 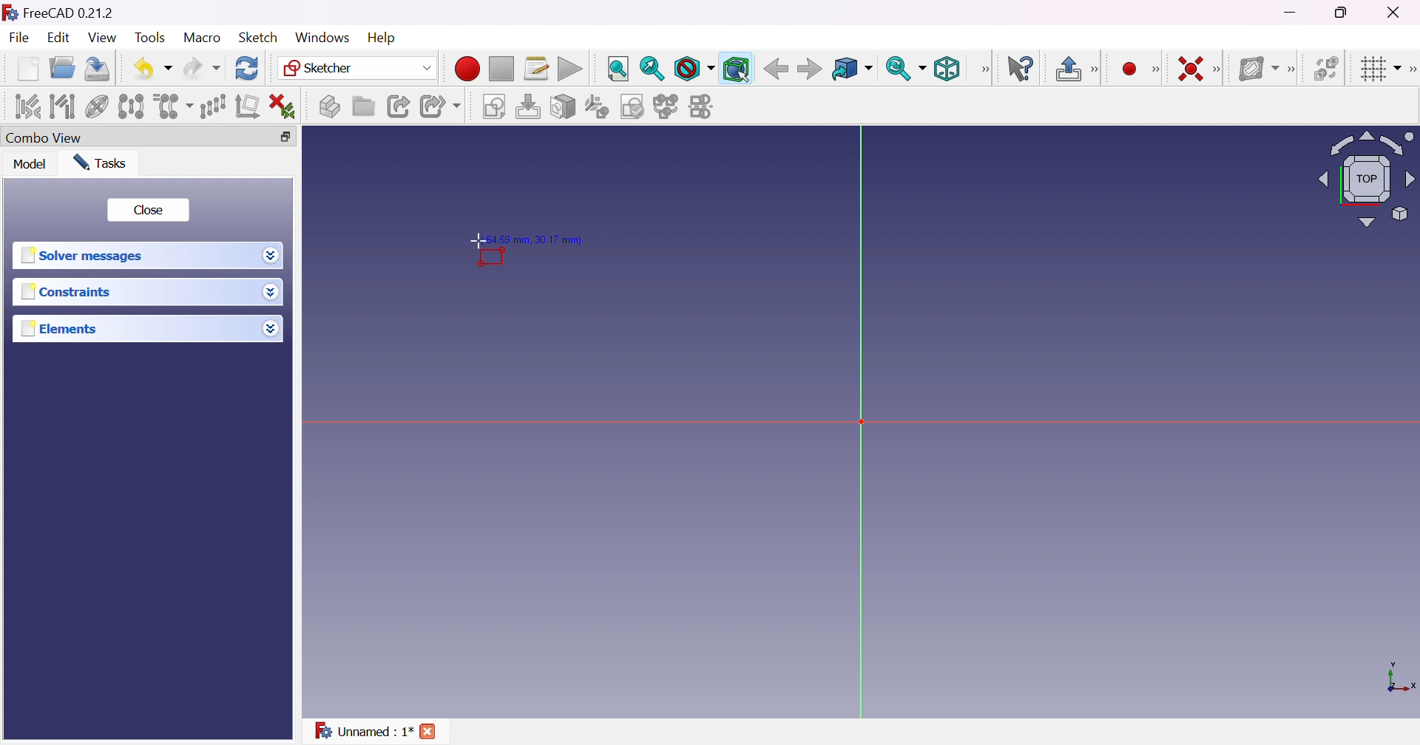 What do you see at coordinates (103, 37) in the screenshot?
I see `View` at bounding box center [103, 37].